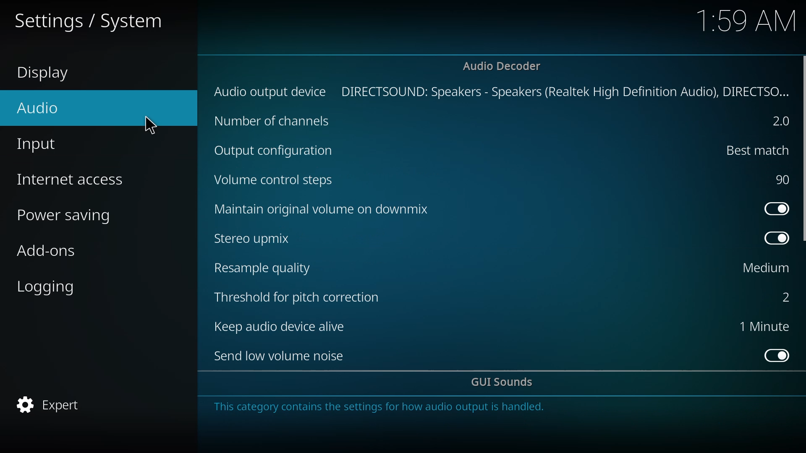 The height and width of the screenshot is (453, 806). What do you see at coordinates (280, 182) in the screenshot?
I see `volume control steps` at bounding box center [280, 182].